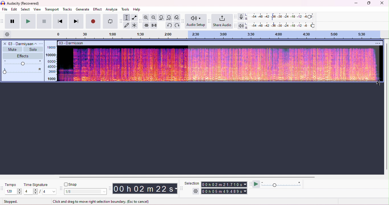 The height and width of the screenshot is (205, 389). What do you see at coordinates (257, 184) in the screenshot?
I see `play at speed/ play at speed once` at bounding box center [257, 184].